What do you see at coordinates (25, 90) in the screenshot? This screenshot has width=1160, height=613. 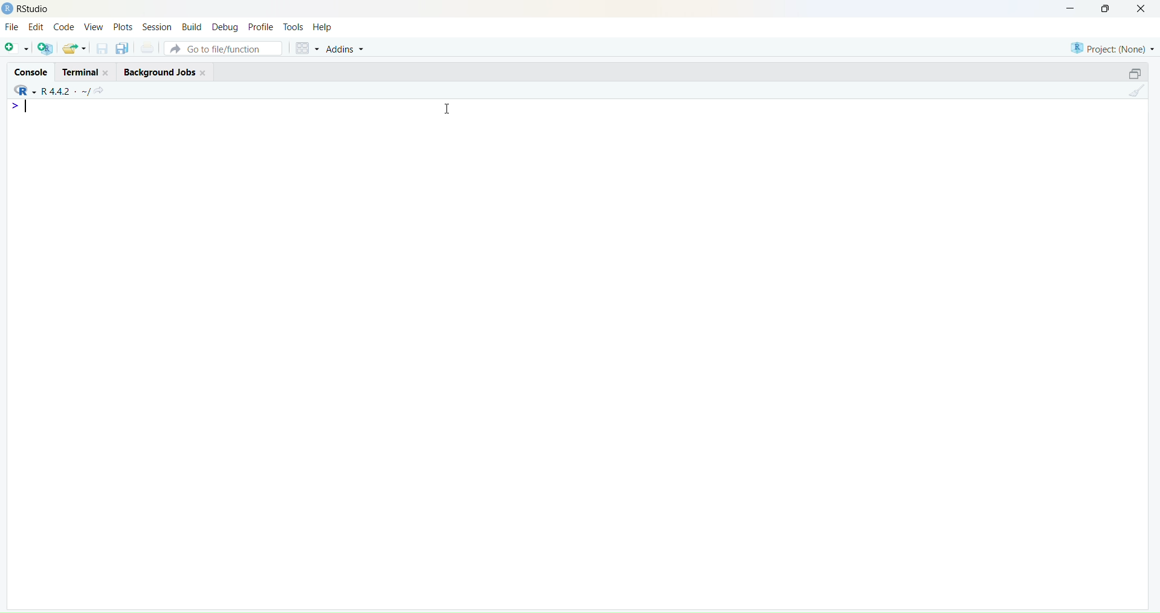 I see `R` at bounding box center [25, 90].